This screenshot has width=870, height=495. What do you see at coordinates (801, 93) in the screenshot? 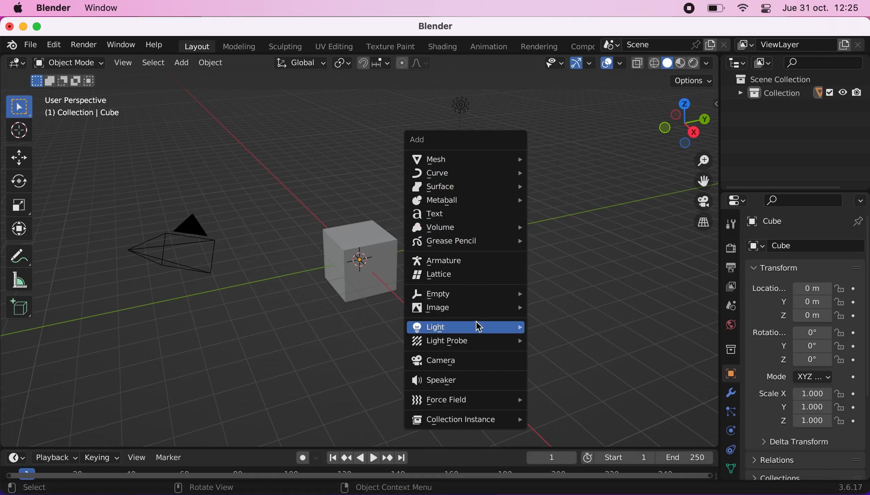
I see `collection` at bounding box center [801, 93].